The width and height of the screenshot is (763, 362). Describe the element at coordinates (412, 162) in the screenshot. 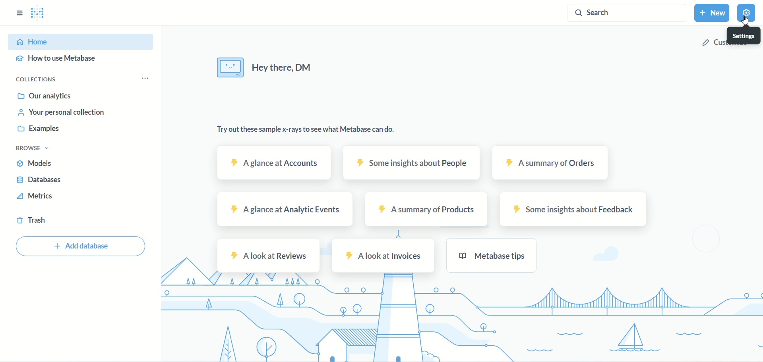

I see `people` at that location.